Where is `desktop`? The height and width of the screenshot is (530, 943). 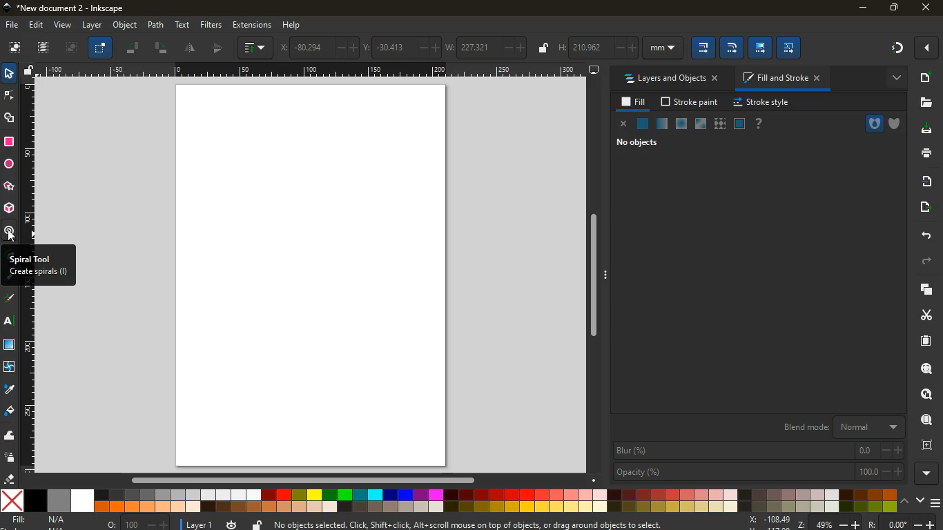
desktop is located at coordinates (594, 71).